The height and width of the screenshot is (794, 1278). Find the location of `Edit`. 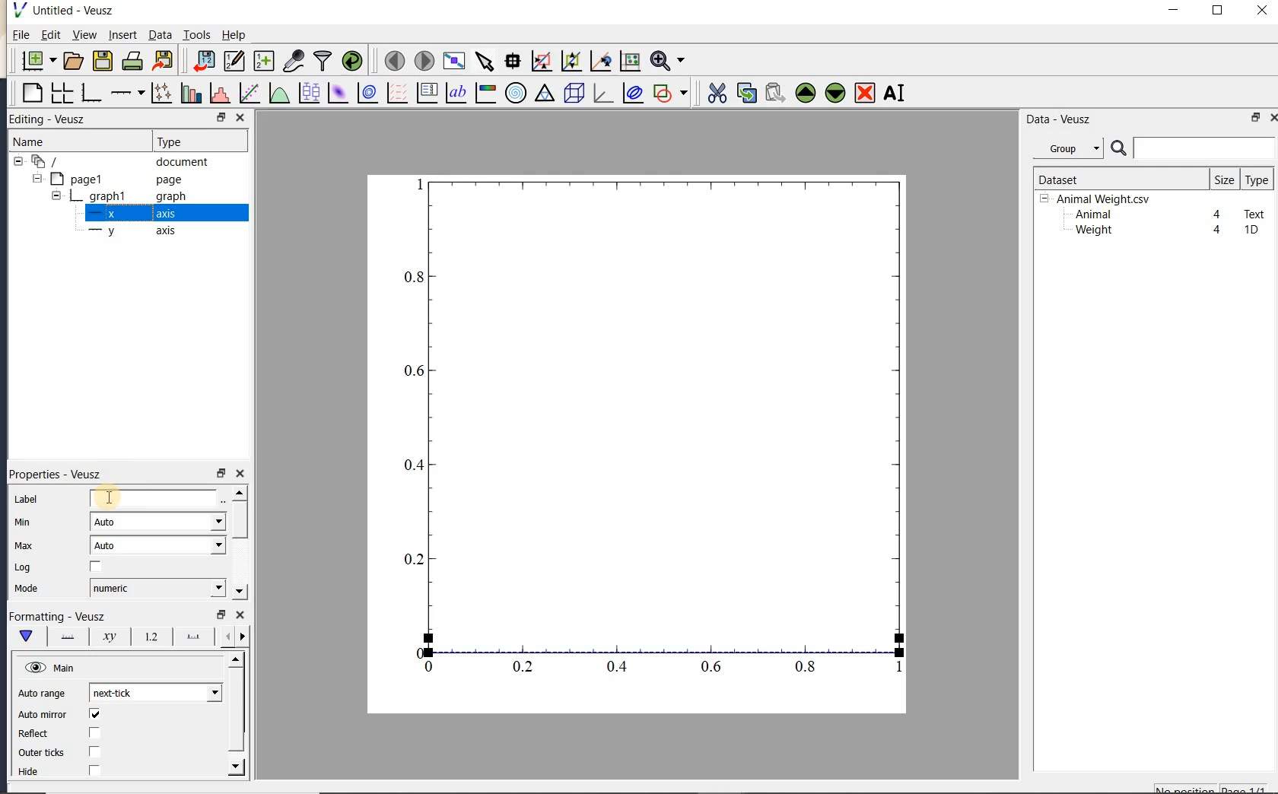

Edit is located at coordinates (48, 37).